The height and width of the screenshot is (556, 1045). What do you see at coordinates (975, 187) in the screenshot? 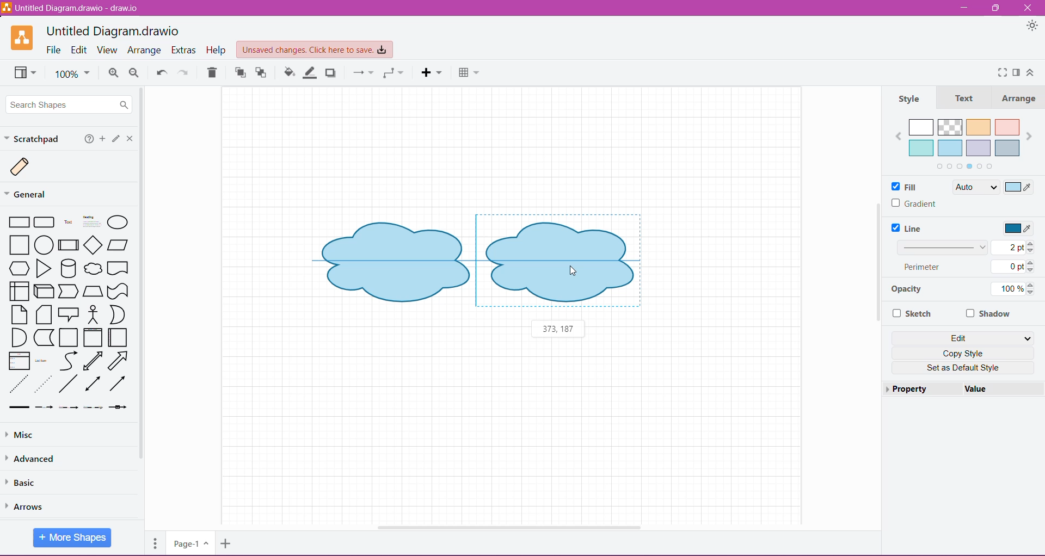
I see `Auto` at bounding box center [975, 187].